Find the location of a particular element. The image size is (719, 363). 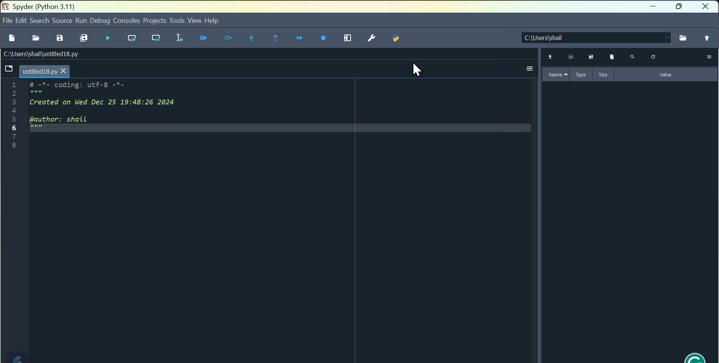

More options is located at coordinates (708, 57).